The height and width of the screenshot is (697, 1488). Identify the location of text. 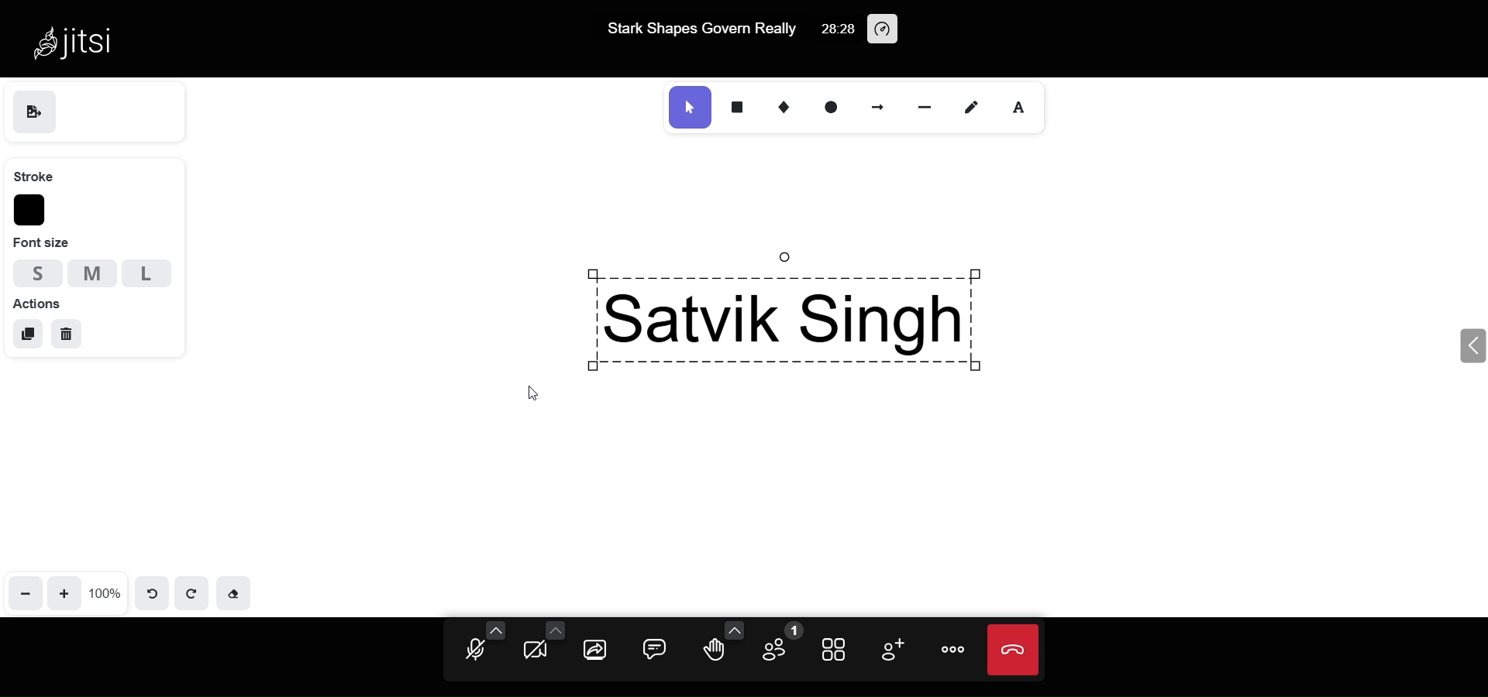
(1018, 105).